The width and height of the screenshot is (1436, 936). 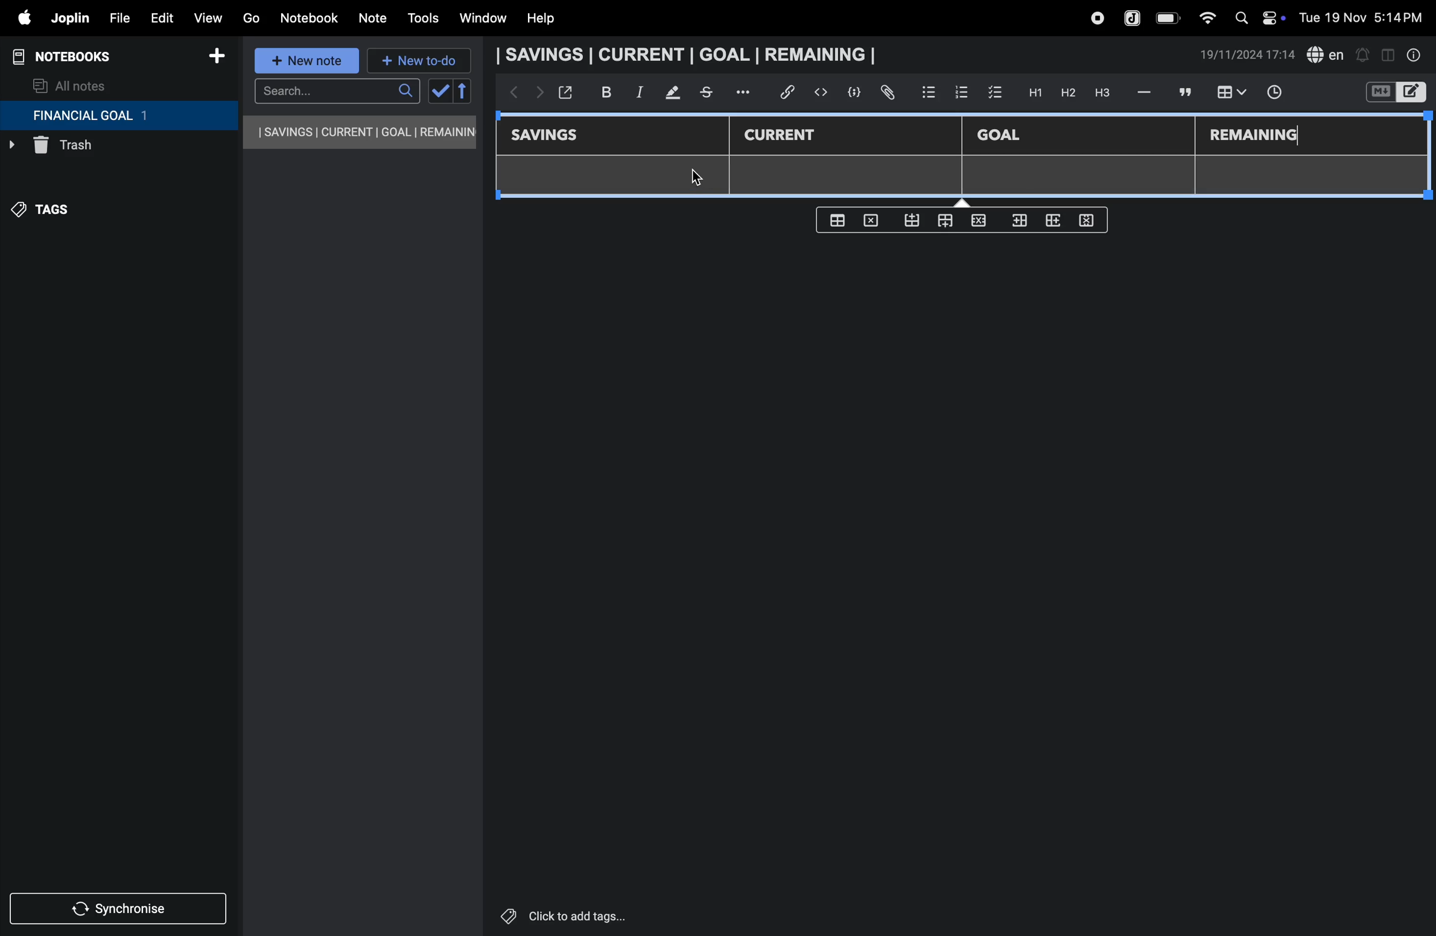 I want to click on code block, so click(x=850, y=92).